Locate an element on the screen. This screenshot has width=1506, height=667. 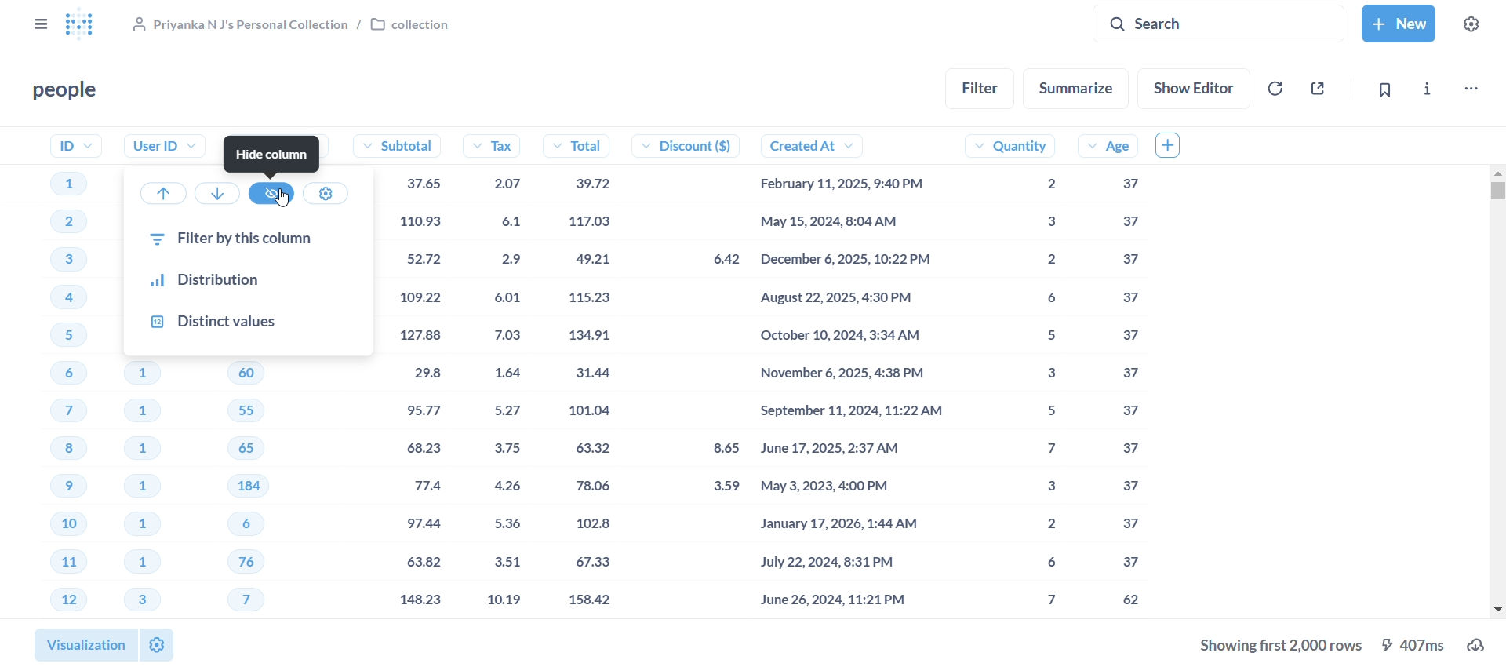
settings is located at coordinates (1475, 23).